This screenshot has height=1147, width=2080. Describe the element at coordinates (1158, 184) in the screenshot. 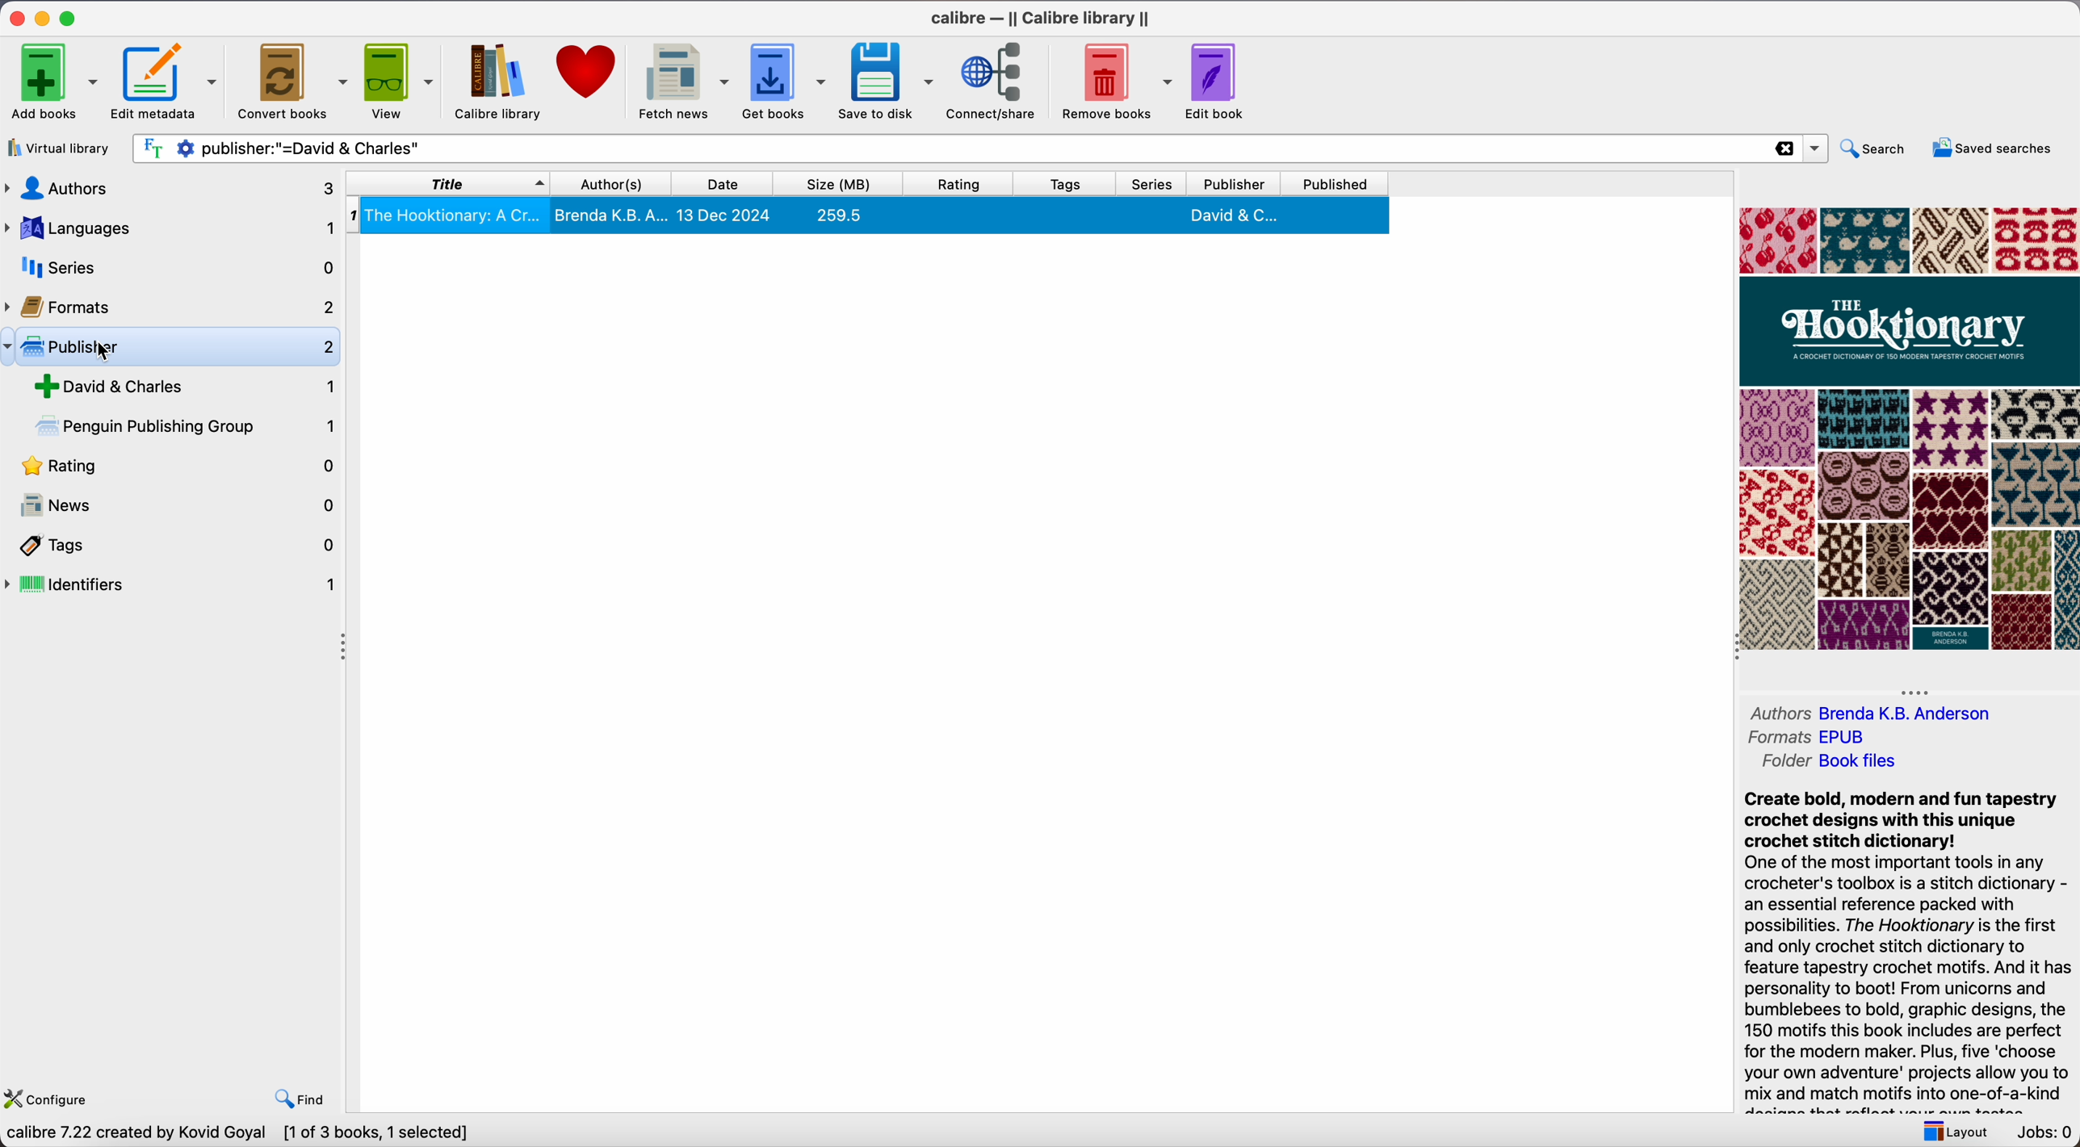

I see `series` at that location.